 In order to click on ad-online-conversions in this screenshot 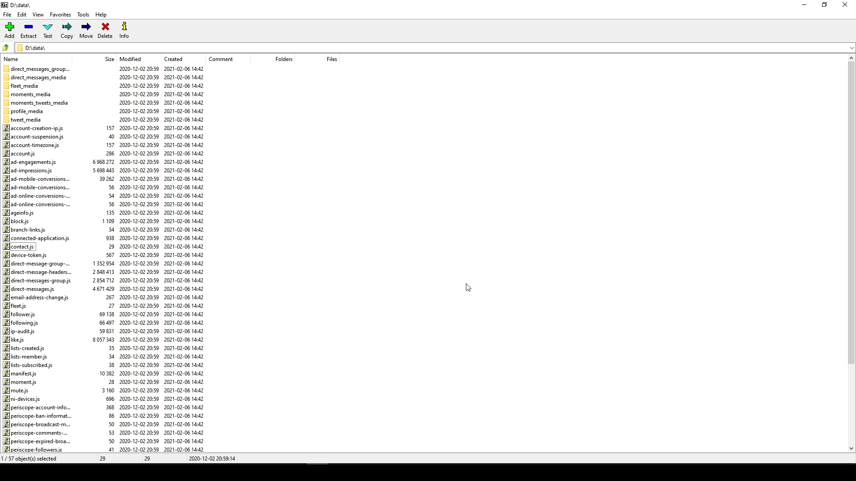, I will do `click(37, 196)`.